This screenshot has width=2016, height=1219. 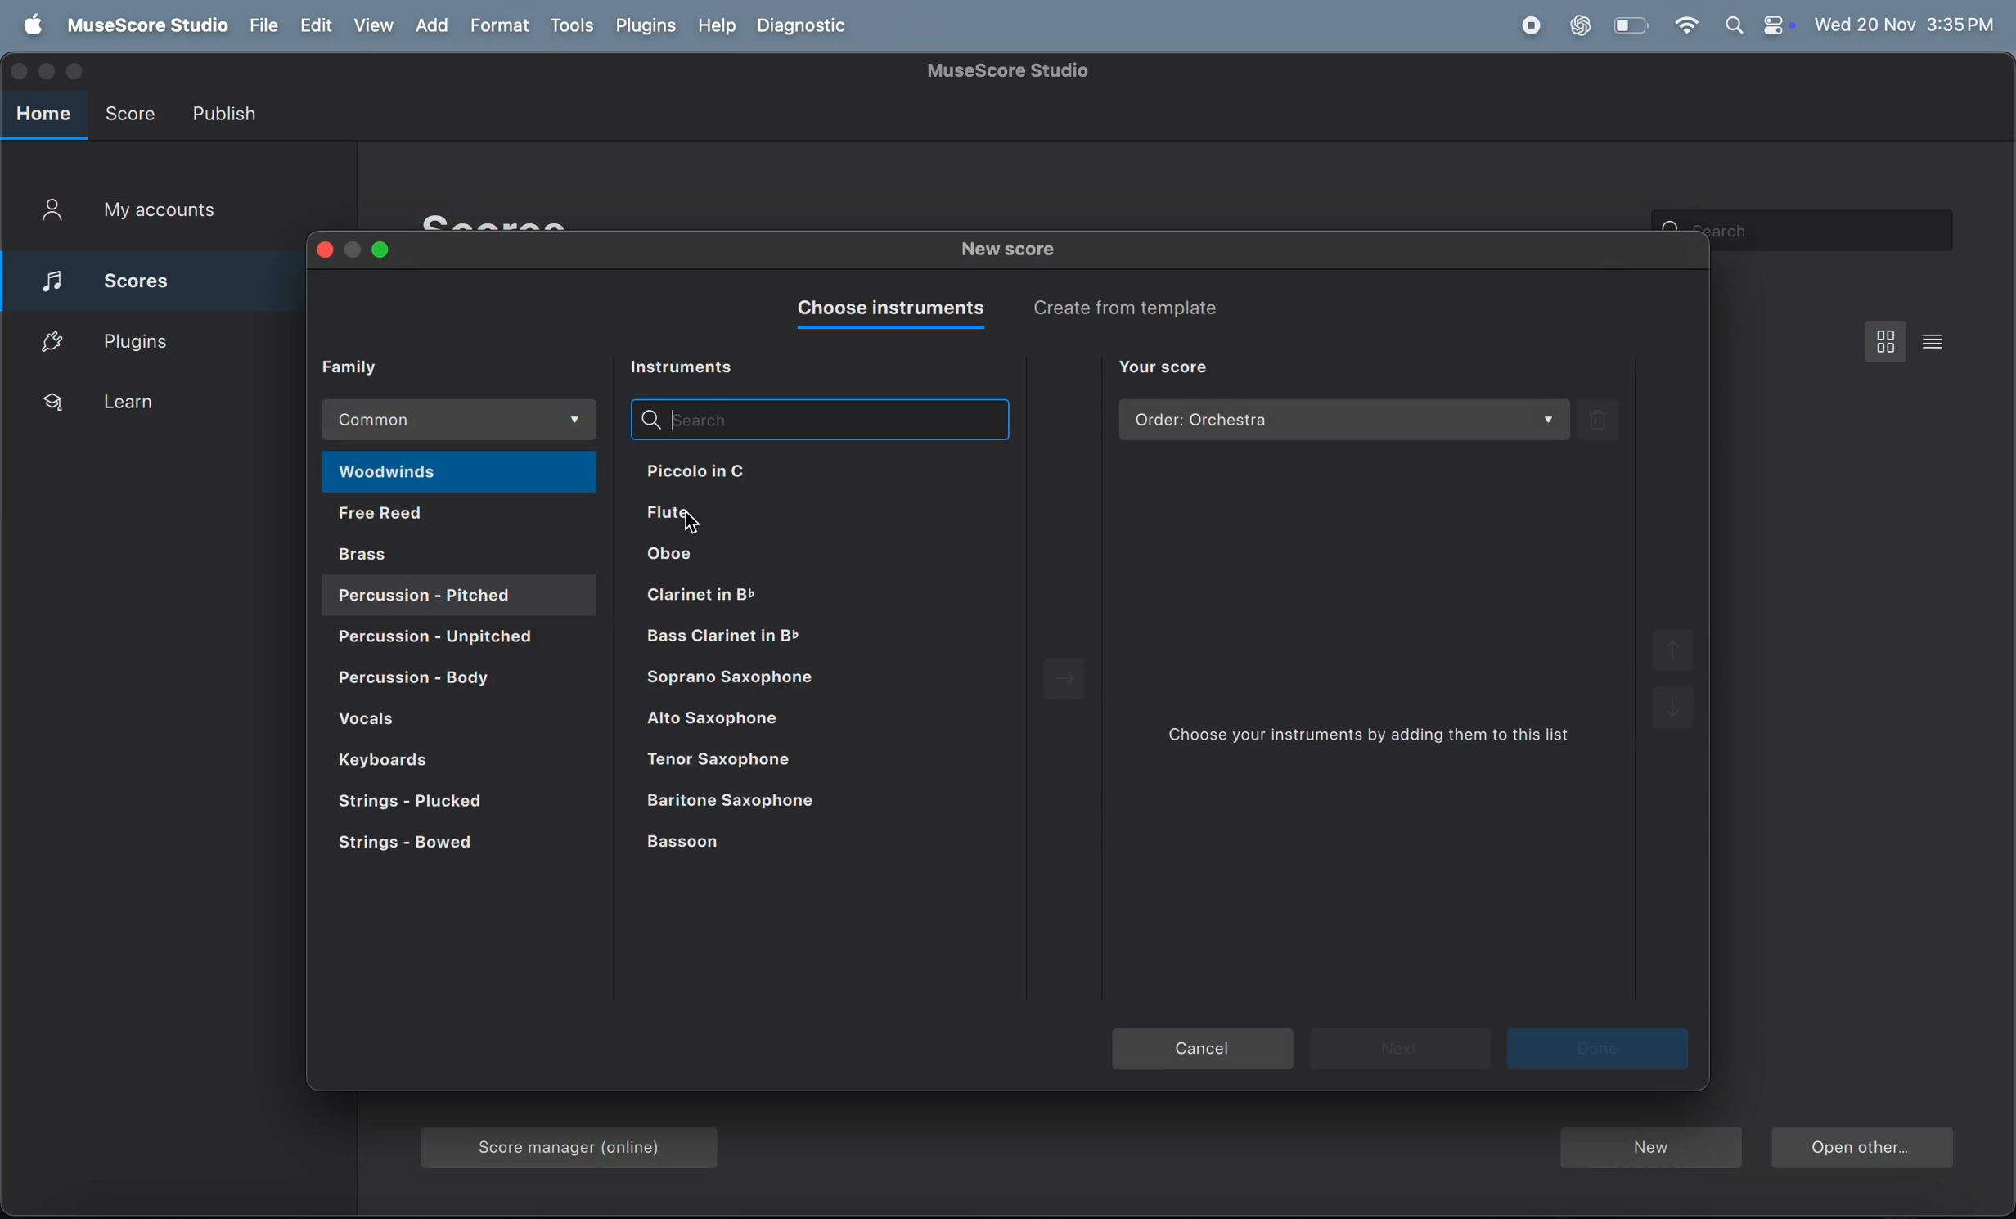 I want to click on alto saxophone, so click(x=806, y=723).